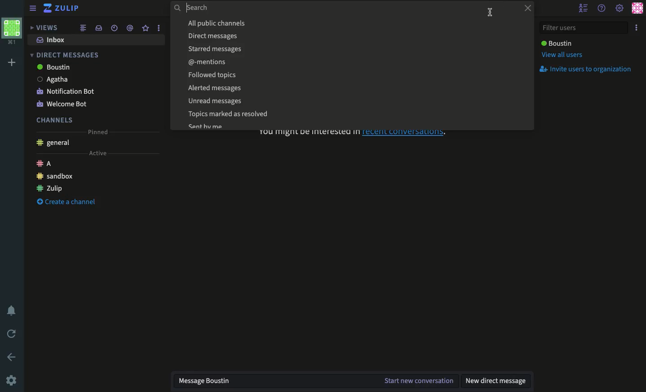 This screenshot has width=646, height=392. I want to click on Notification bot, so click(68, 92).